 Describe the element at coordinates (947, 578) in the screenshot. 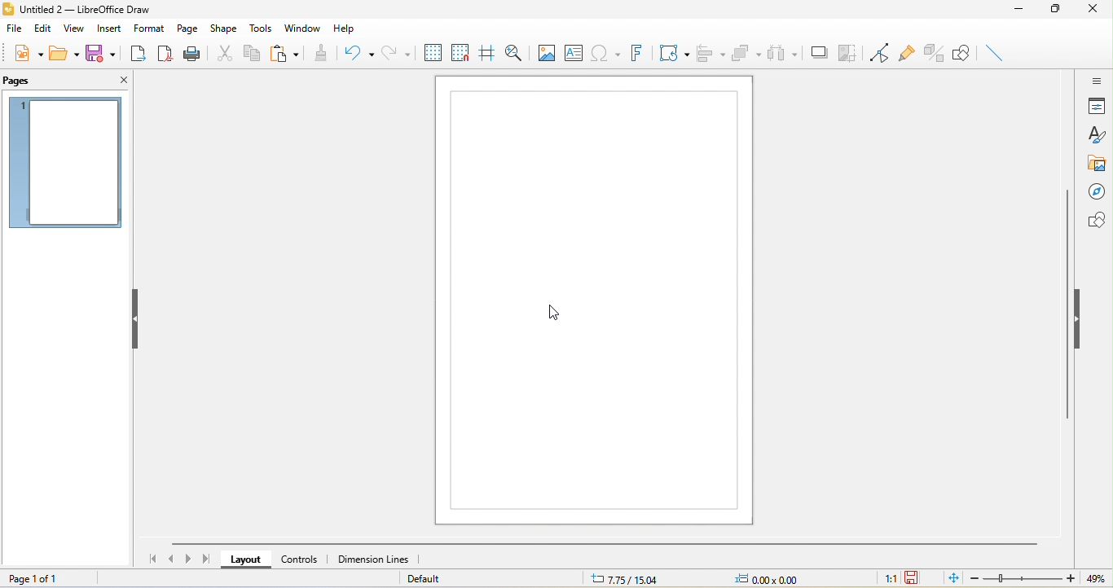

I see `fit to the current page` at that location.